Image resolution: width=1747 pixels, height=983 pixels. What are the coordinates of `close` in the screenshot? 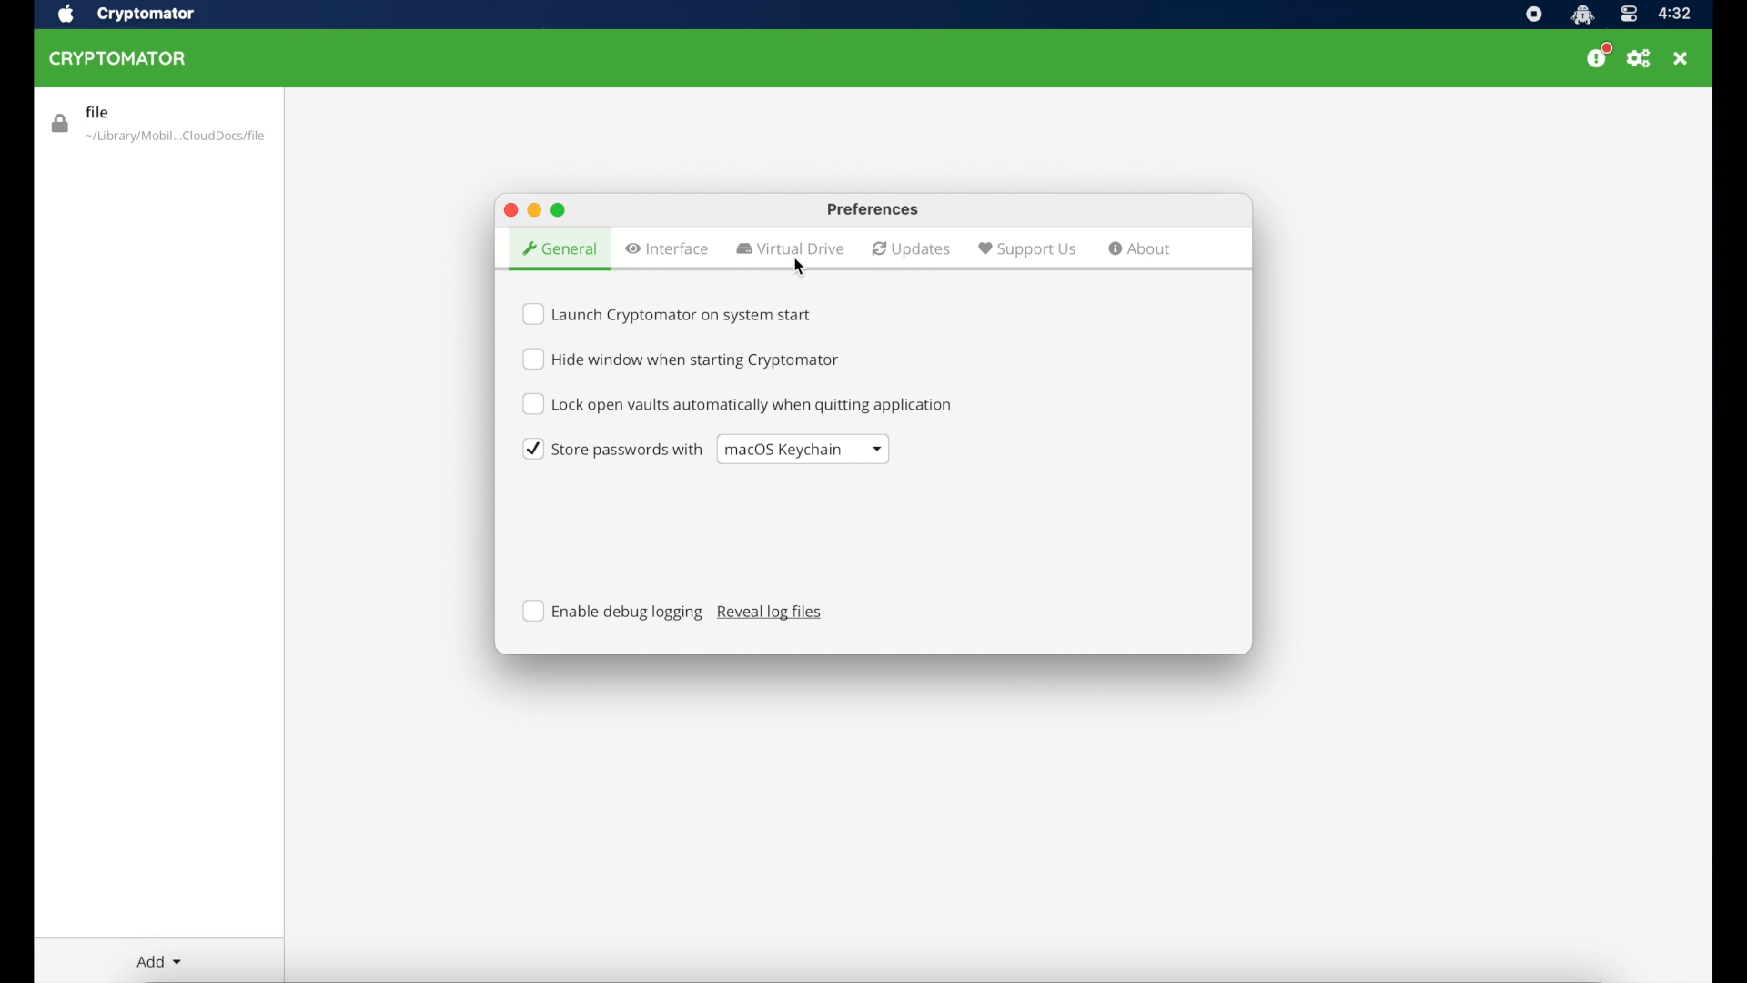 It's located at (510, 211).